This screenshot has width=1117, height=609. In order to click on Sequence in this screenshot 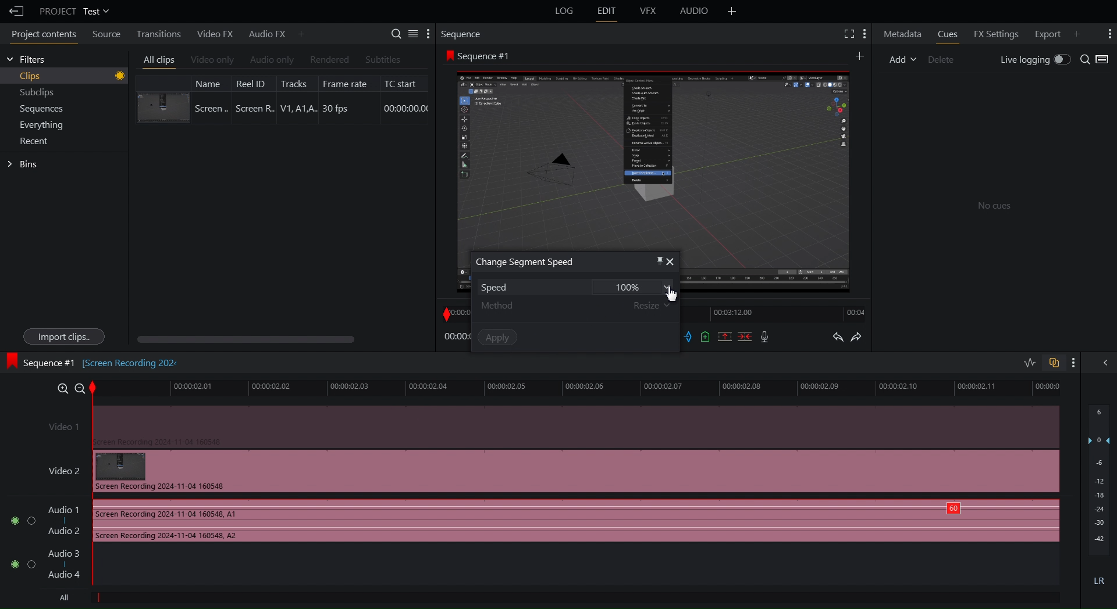, I will do `click(465, 34)`.